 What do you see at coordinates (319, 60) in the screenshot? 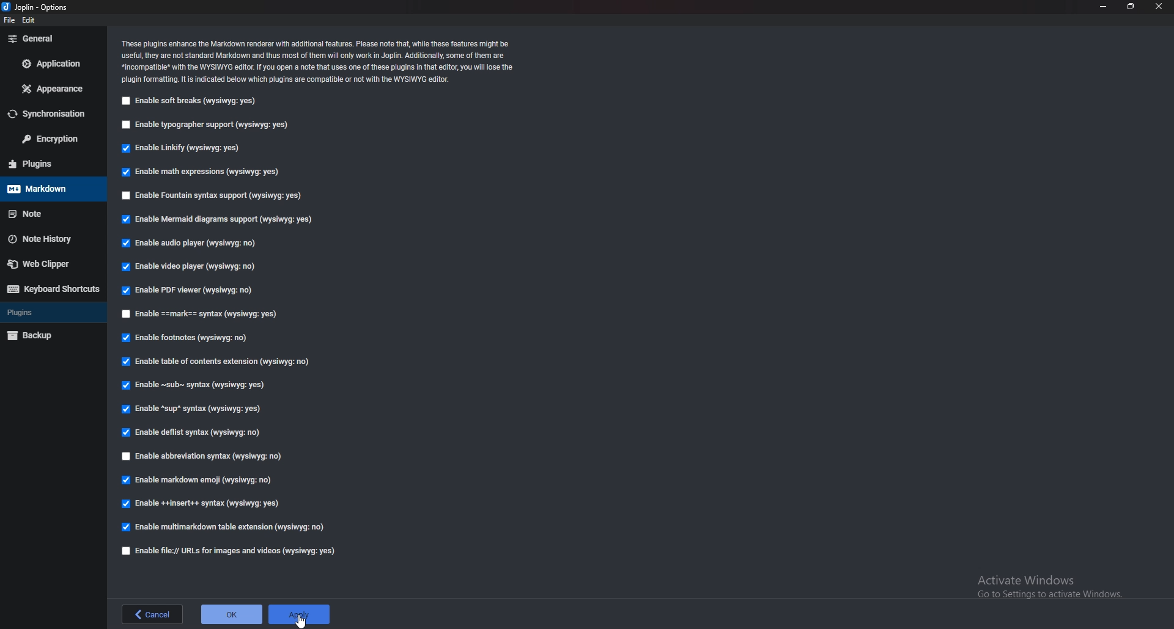
I see `Info` at bounding box center [319, 60].